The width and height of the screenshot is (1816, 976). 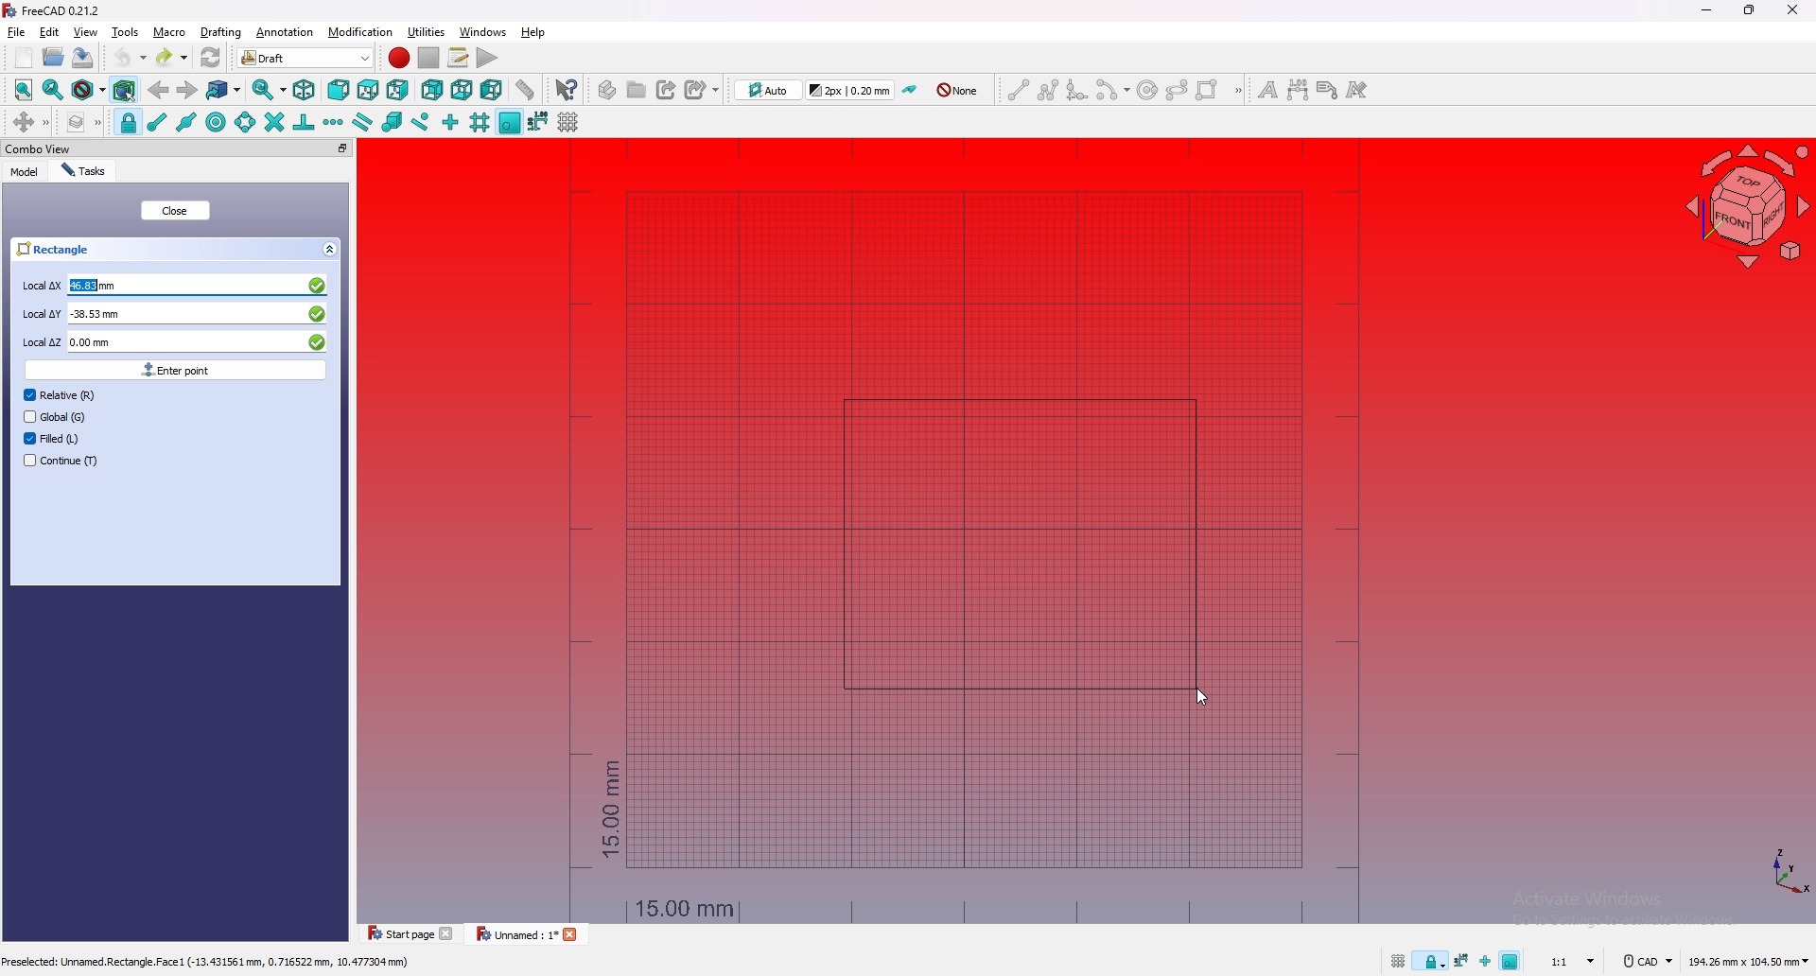 What do you see at coordinates (432, 92) in the screenshot?
I see `rear` at bounding box center [432, 92].